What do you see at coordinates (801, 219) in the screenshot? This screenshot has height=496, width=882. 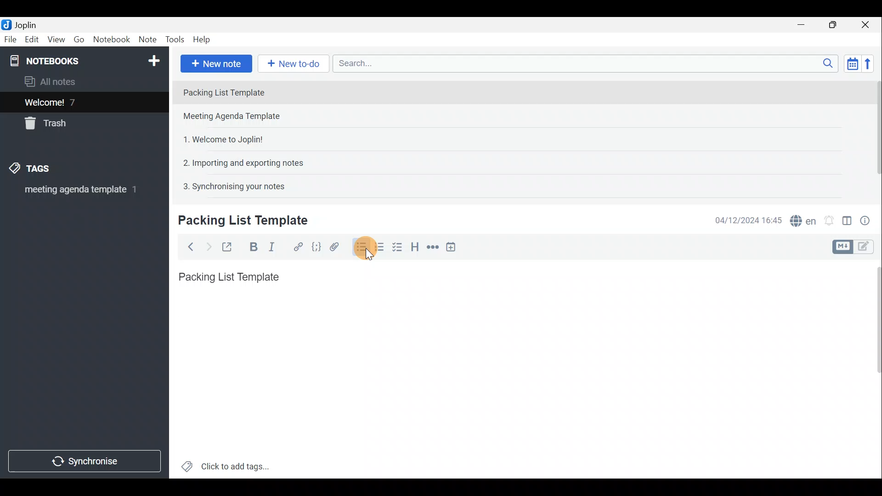 I see `Spell checker` at bounding box center [801, 219].